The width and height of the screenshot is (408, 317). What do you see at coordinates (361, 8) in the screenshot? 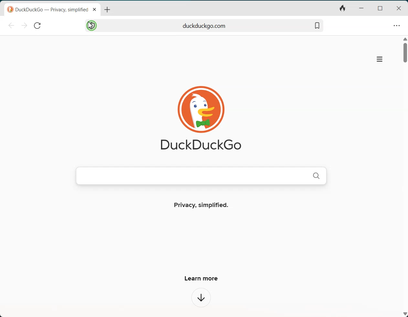
I see `Minimize` at bounding box center [361, 8].